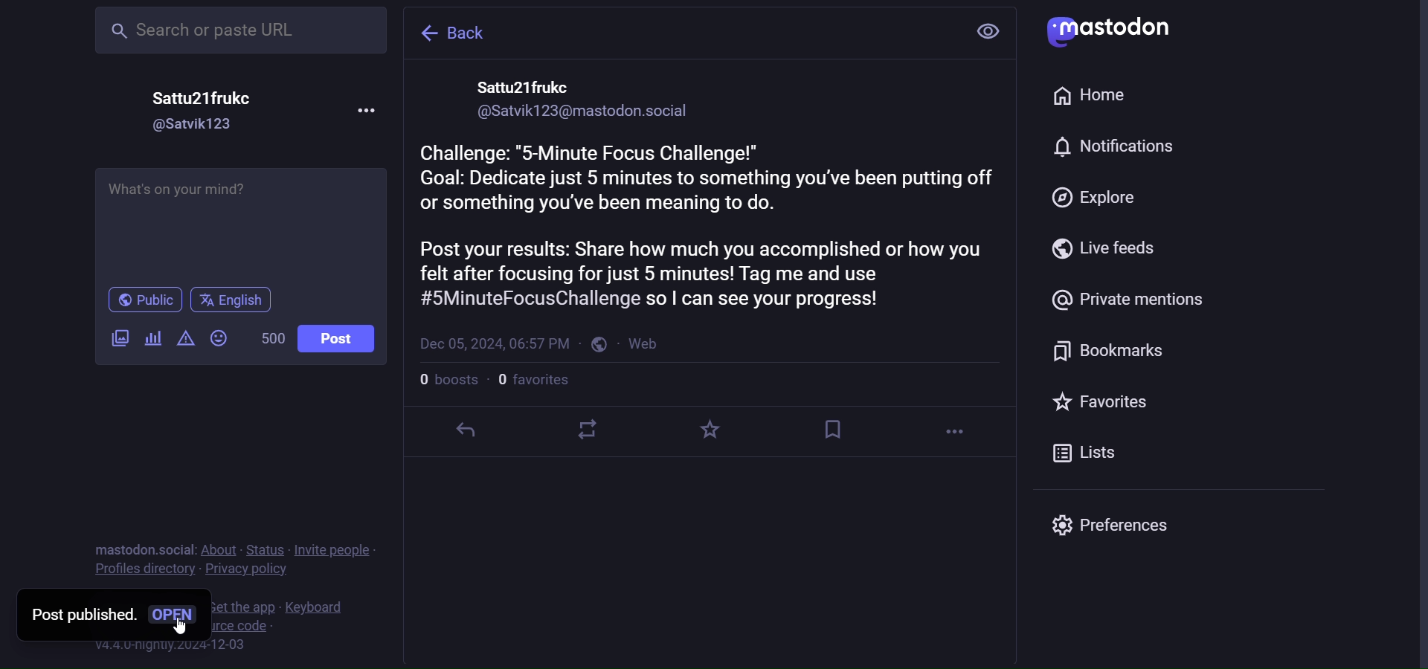 The width and height of the screenshot is (1428, 669). I want to click on private mention, so click(1124, 298).